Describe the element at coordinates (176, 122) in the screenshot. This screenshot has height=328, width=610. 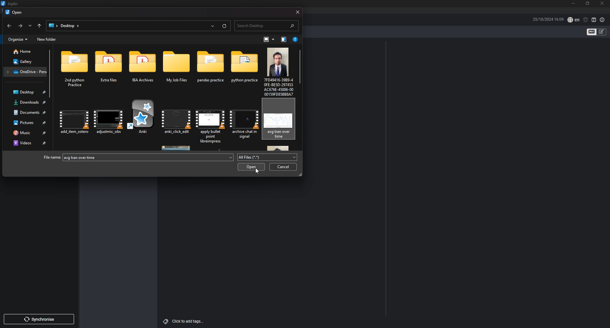
I see `anki_click_edit` at that location.